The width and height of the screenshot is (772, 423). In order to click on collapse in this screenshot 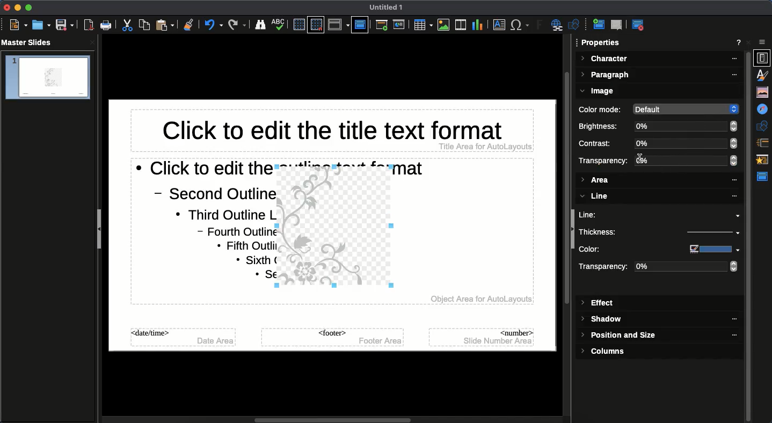, I will do `click(573, 230)`.